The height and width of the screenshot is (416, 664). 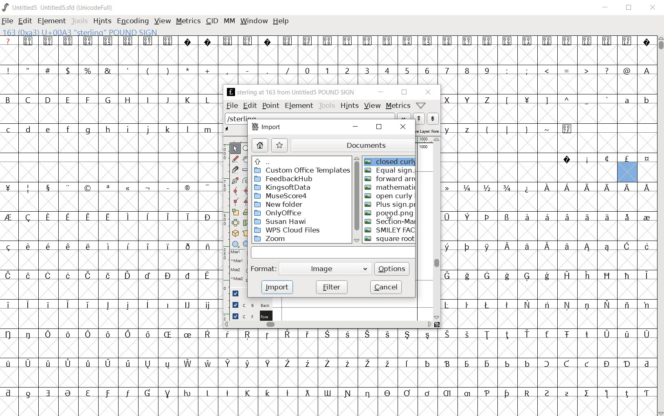 What do you see at coordinates (447, 334) in the screenshot?
I see `` at bounding box center [447, 334].